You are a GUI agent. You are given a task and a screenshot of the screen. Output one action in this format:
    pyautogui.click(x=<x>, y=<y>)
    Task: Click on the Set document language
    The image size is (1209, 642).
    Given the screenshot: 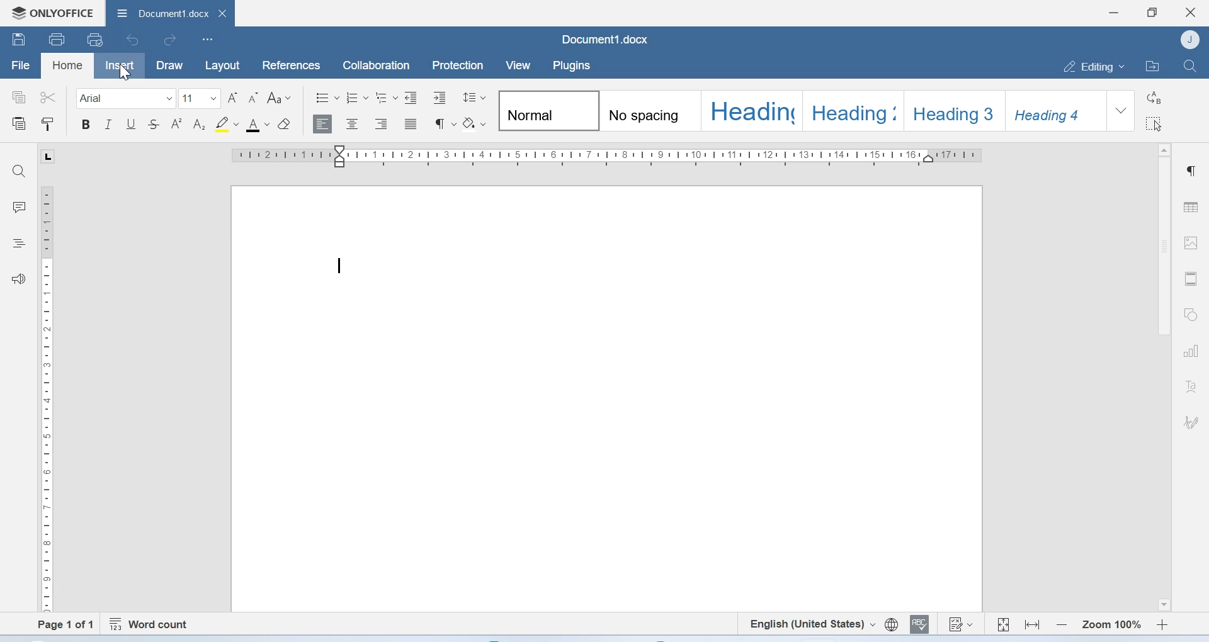 What is the action you would take?
    pyautogui.click(x=891, y=625)
    